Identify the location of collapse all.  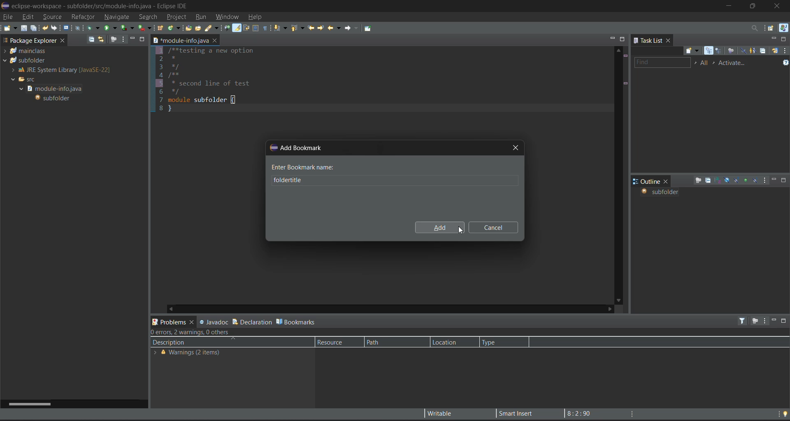
(91, 39).